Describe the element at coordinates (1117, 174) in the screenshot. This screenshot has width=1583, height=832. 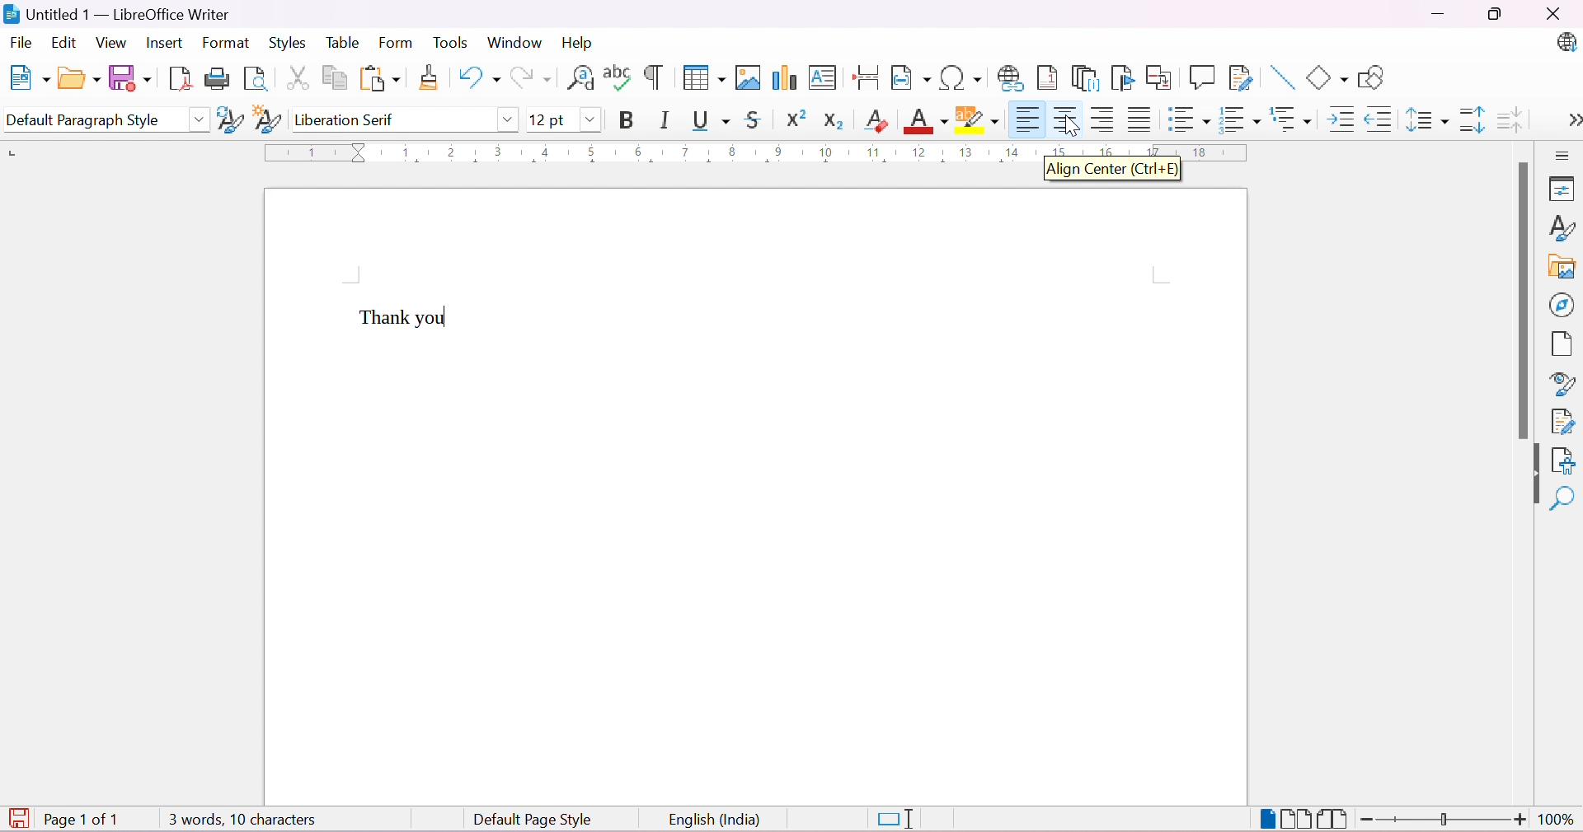
I see `Align Center (Ctrl+E)` at that location.